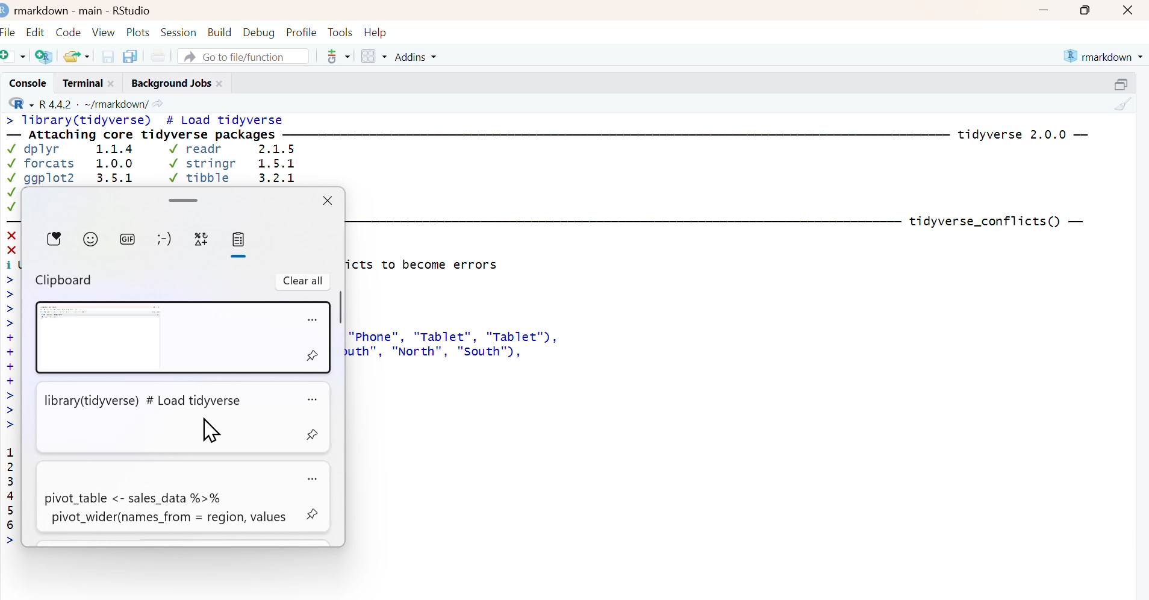 The width and height of the screenshot is (1149, 600). I want to click on RStudio, so click(132, 9).